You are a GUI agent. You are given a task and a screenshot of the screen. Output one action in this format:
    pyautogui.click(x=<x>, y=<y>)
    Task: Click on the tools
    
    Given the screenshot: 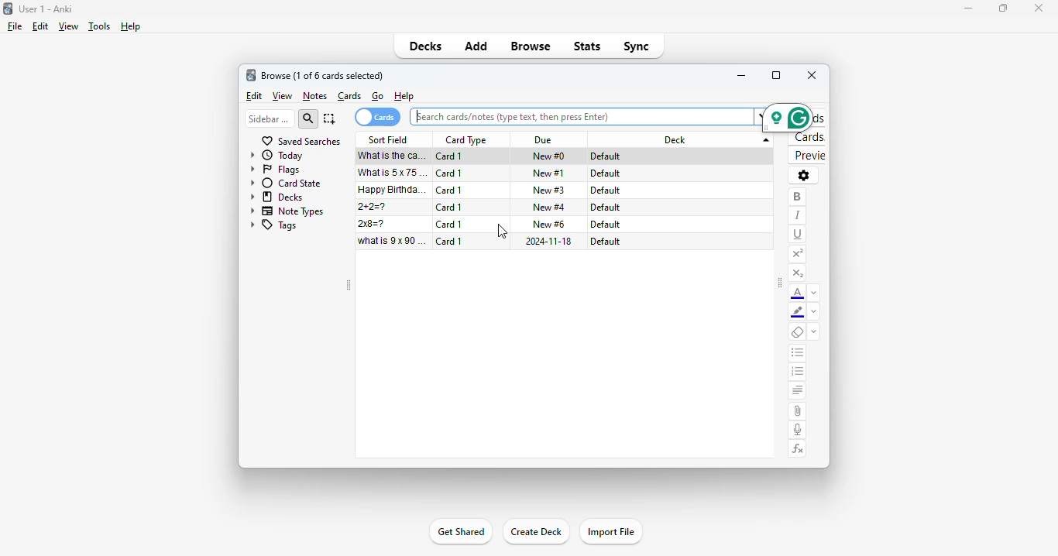 What is the action you would take?
    pyautogui.click(x=98, y=27)
    